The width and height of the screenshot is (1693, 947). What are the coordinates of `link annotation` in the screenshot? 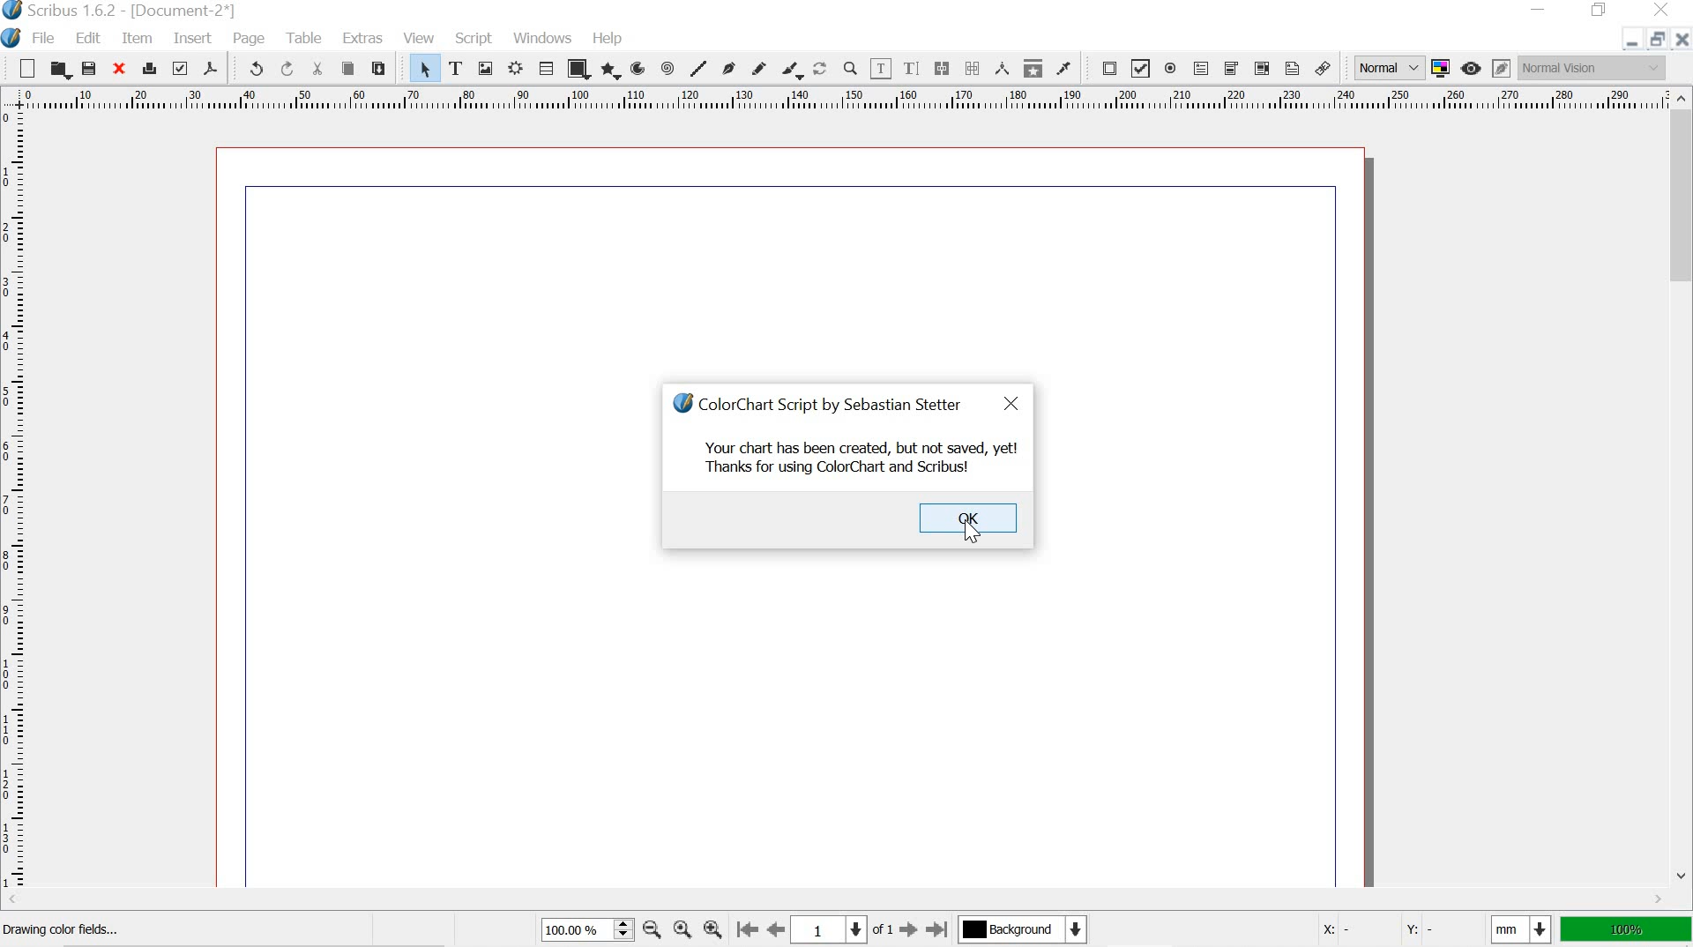 It's located at (1325, 69).